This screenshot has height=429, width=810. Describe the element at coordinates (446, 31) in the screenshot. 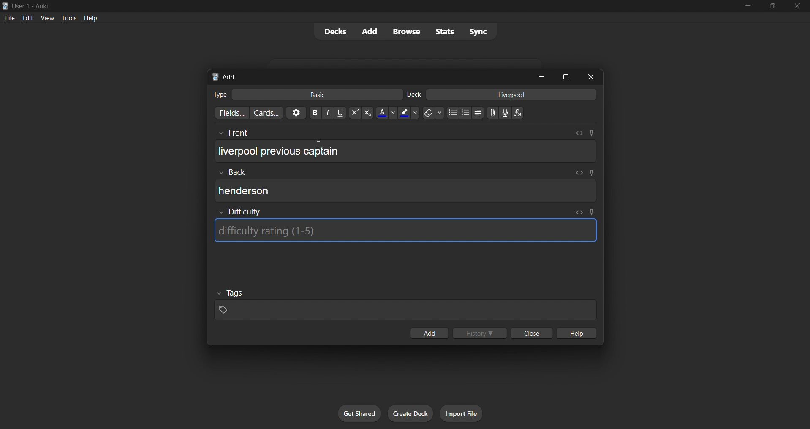

I see `stats` at that location.